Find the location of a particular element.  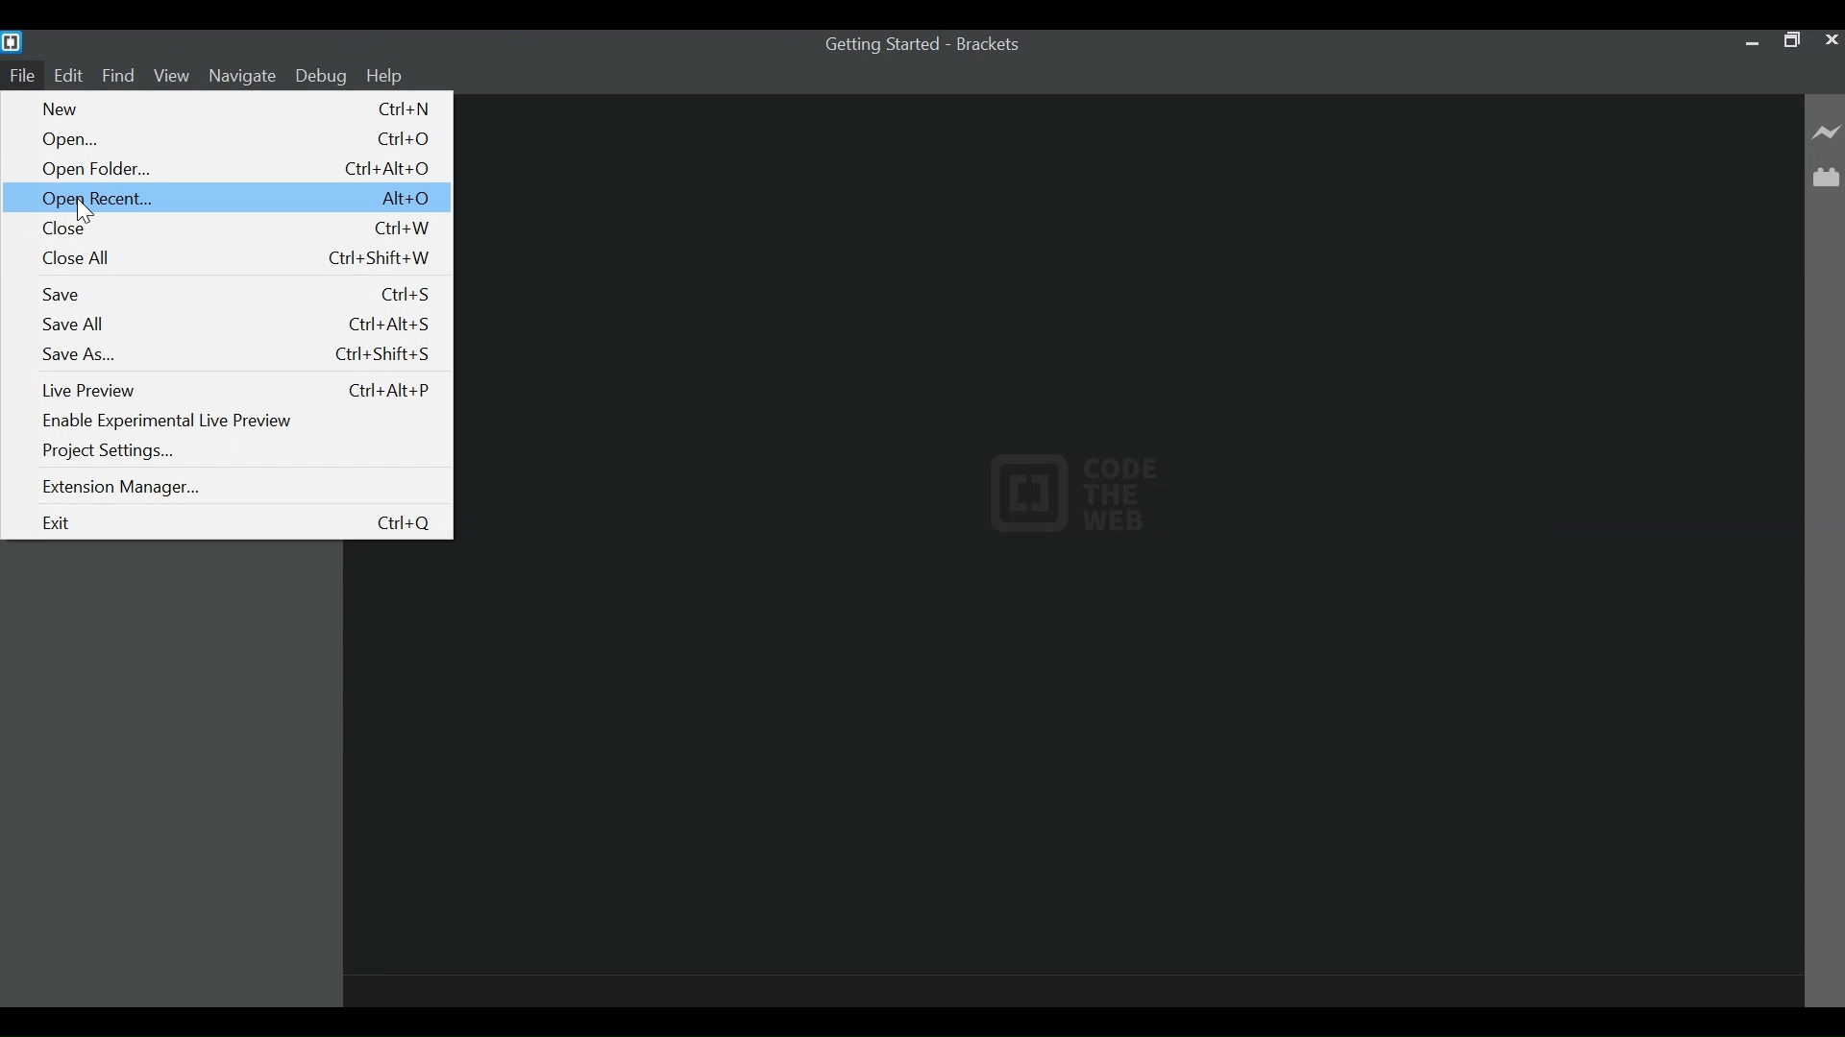

Close is located at coordinates (1830, 39).